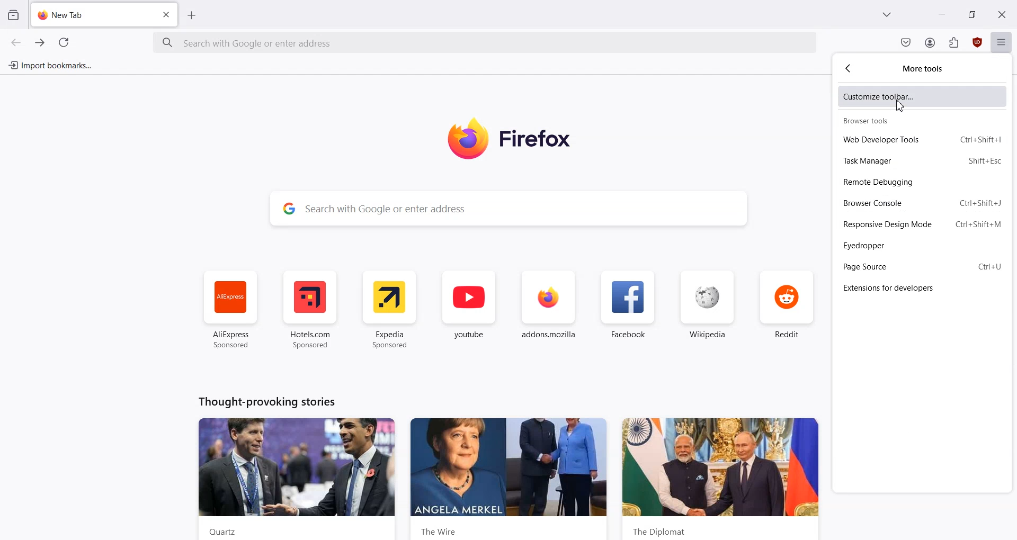 The image size is (1017, 540). I want to click on Web developer tools, so click(897, 139).